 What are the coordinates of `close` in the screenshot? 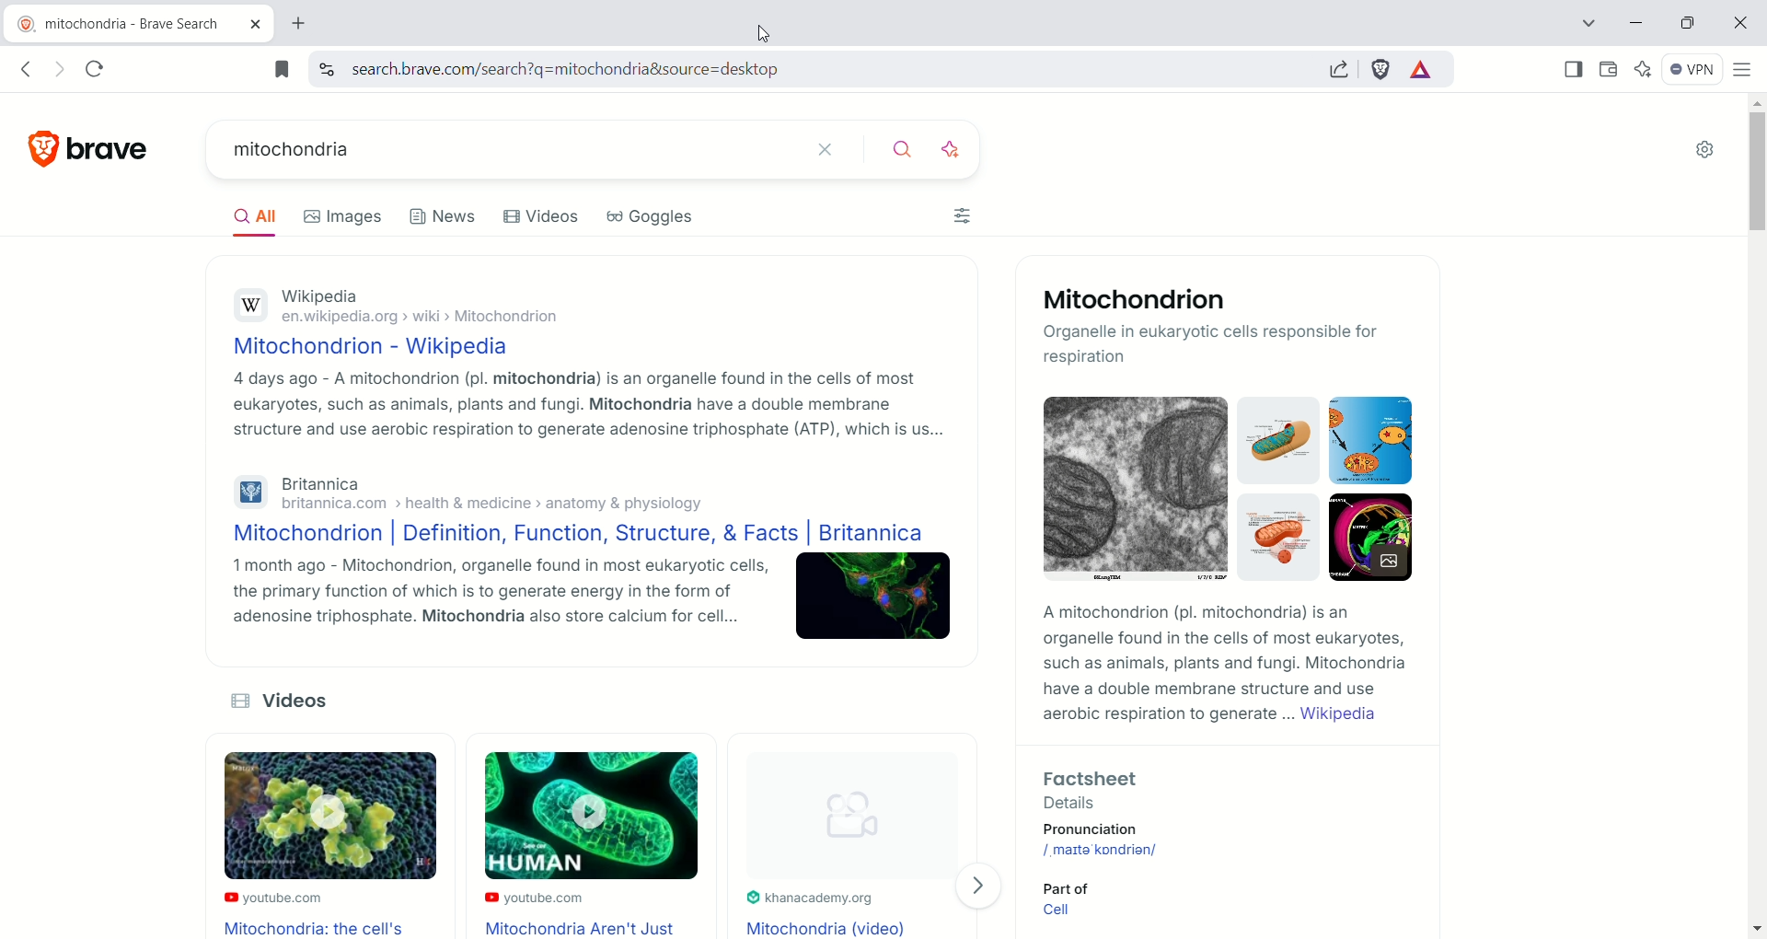 It's located at (822, 150).